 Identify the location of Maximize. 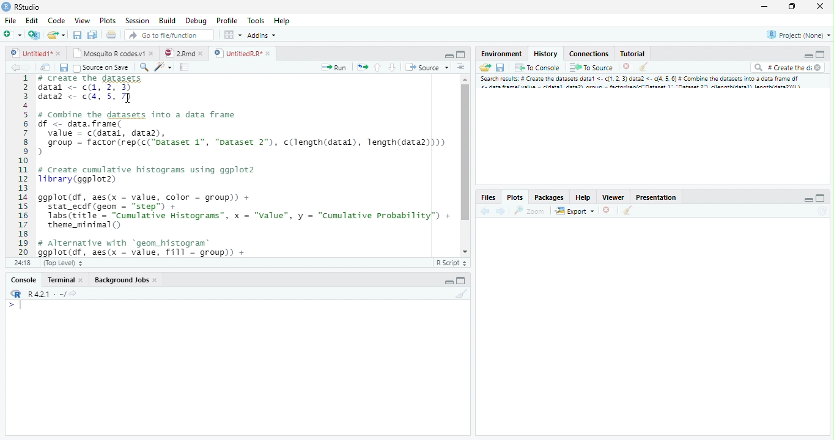
(463, 281).